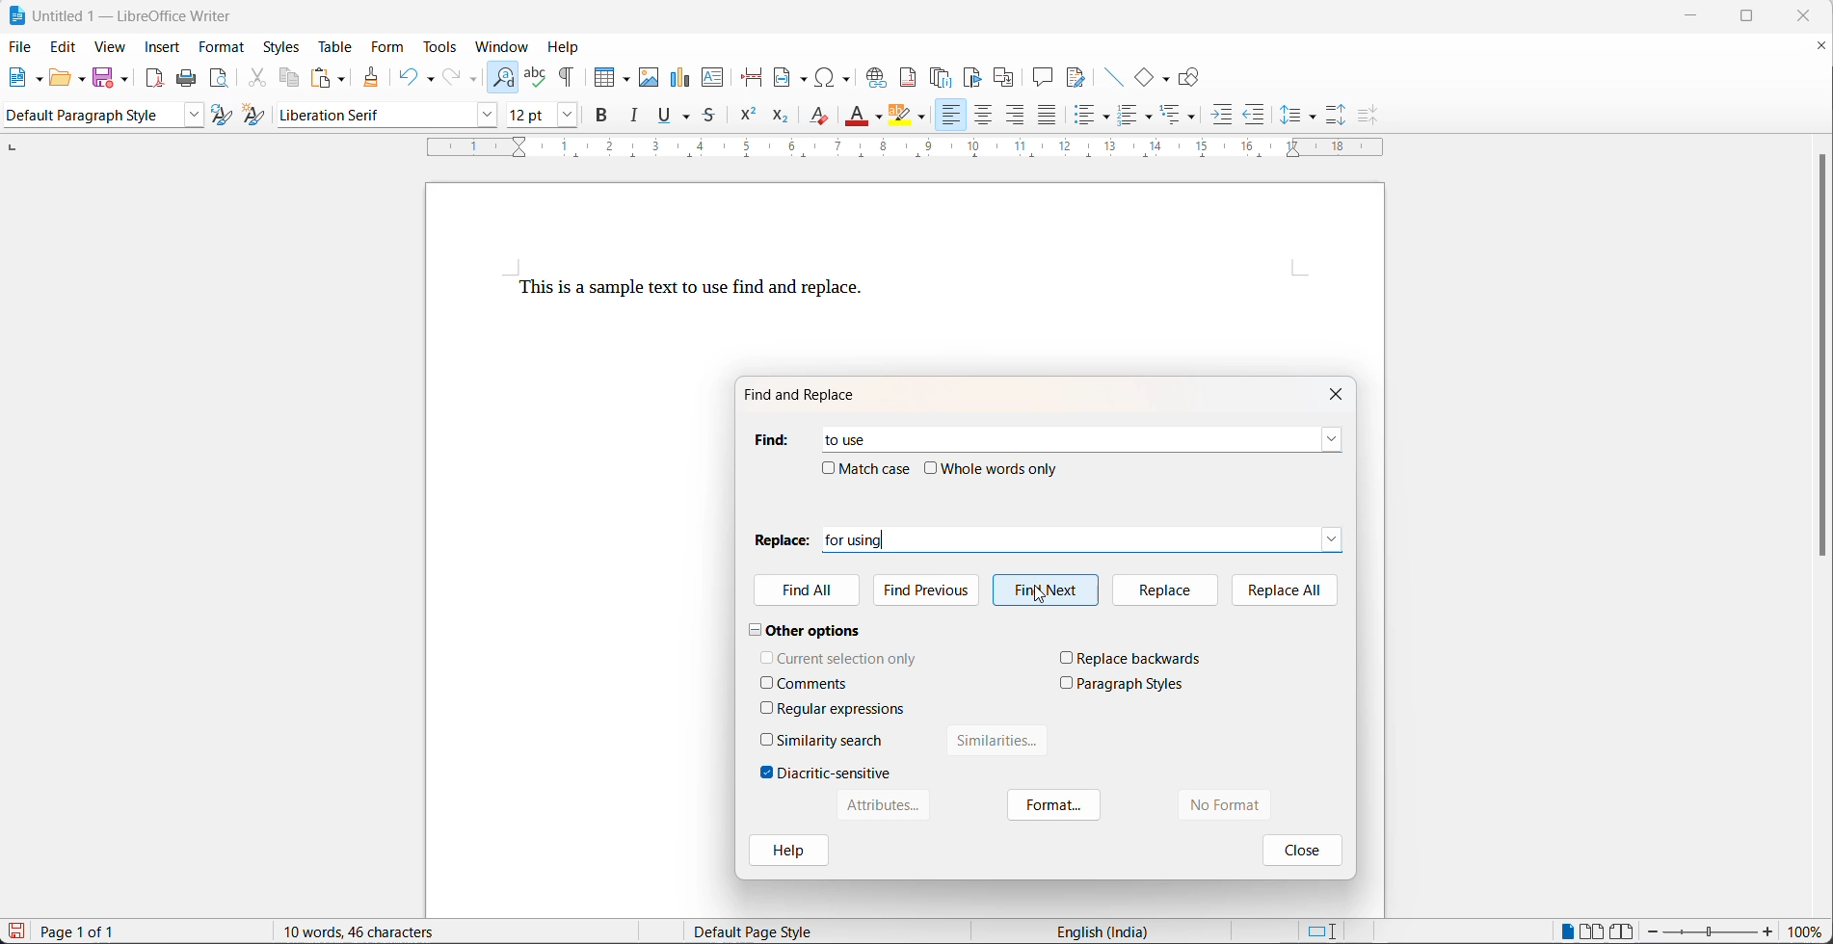  I want to click on find and replace dialog box title, so click(810, 395).